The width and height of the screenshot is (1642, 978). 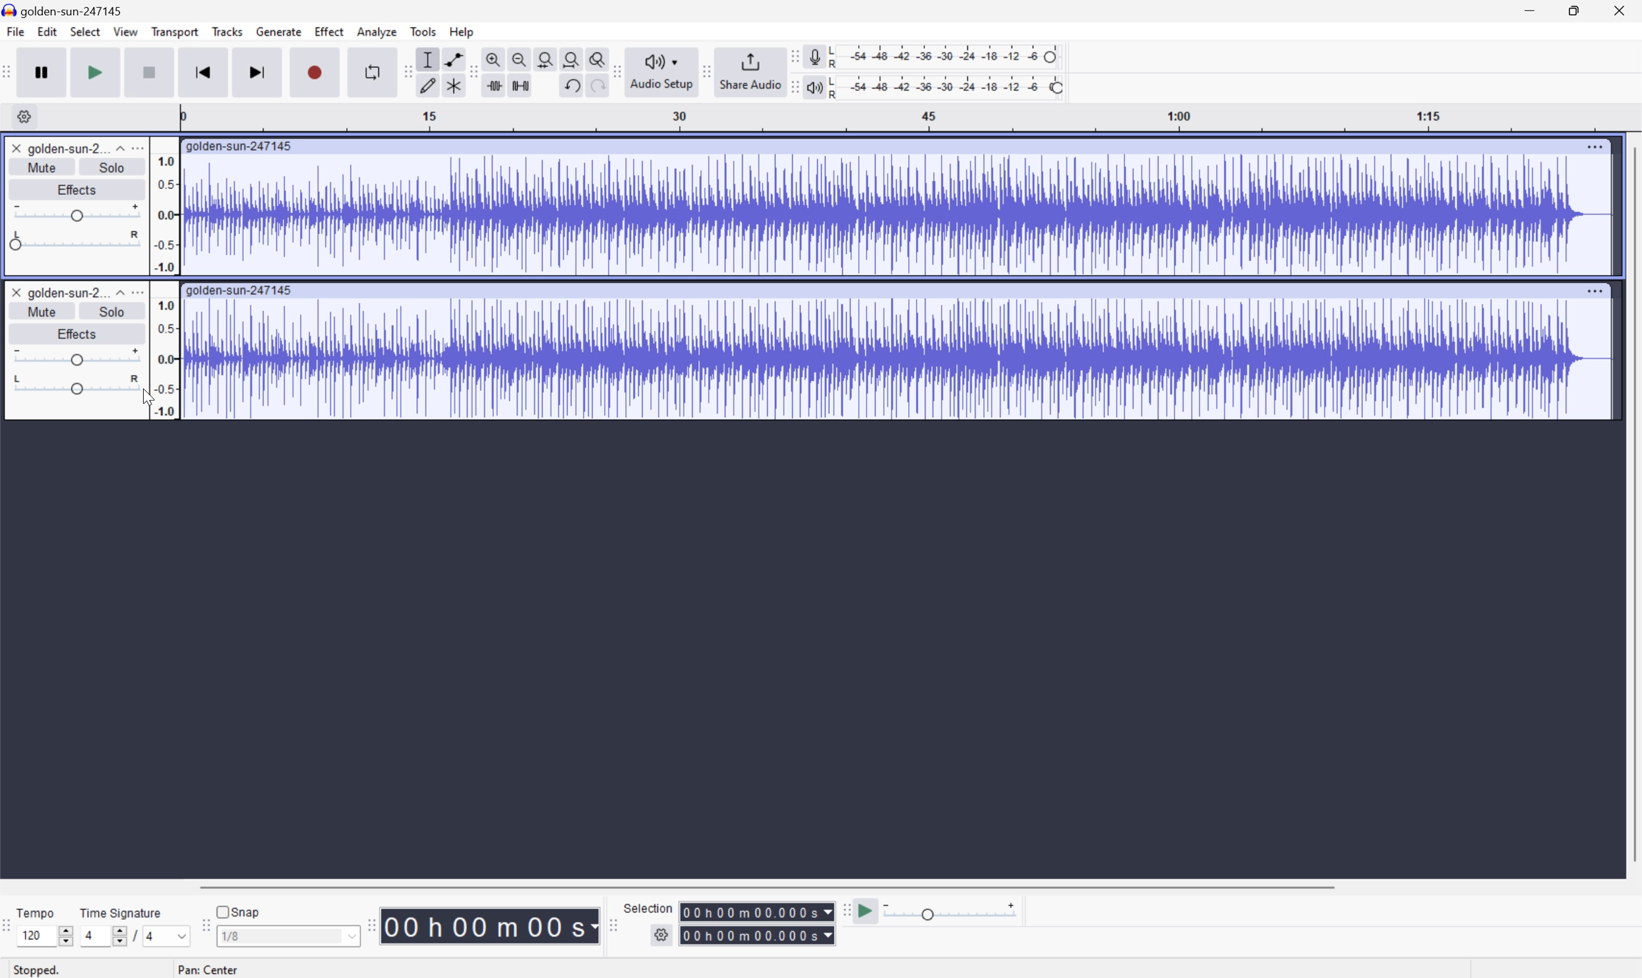 What do you see at coordinates (166, 289) in the screenshot?
I see `Frequencies` at bounding box center [166, 289].